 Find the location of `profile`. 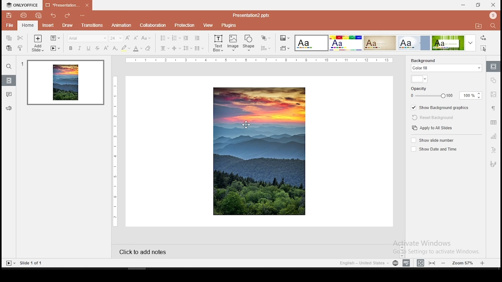

profile is located at coordinates (492, 16).